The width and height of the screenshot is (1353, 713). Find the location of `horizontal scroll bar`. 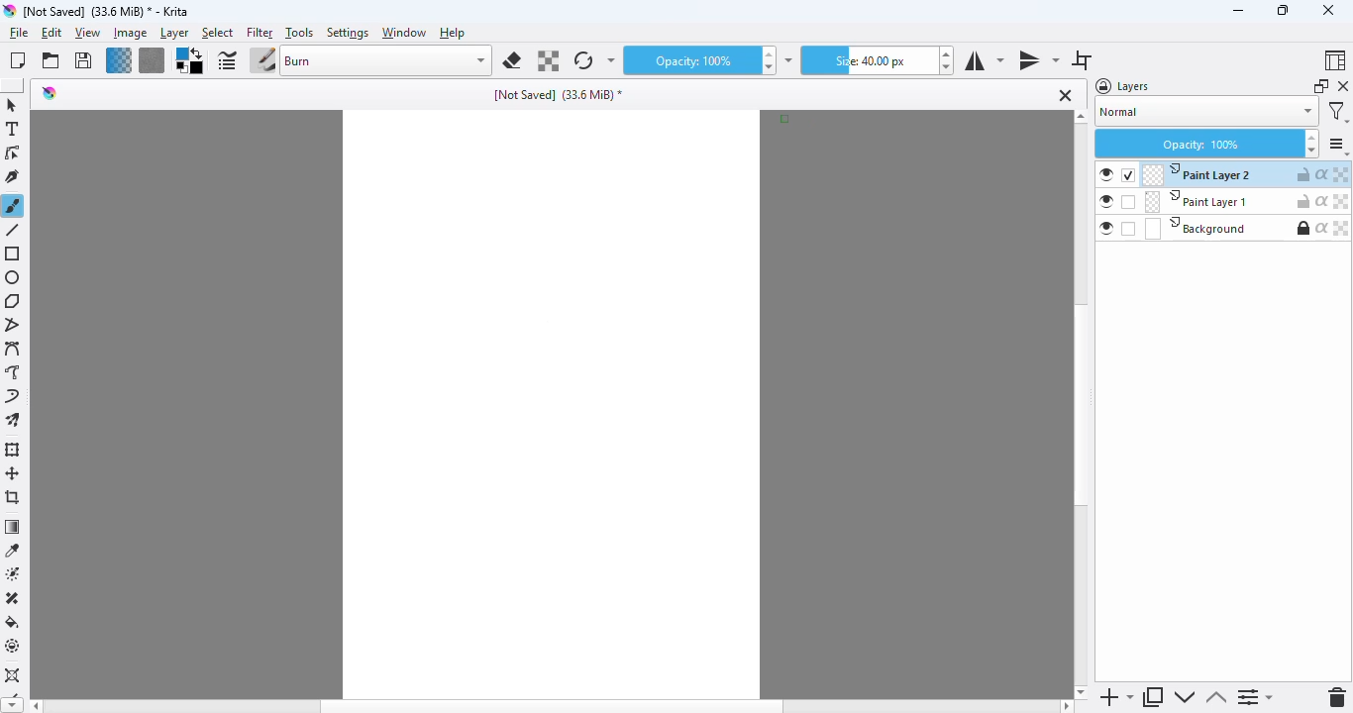

horizontal scroll bar is located at coordinates (552, 706).